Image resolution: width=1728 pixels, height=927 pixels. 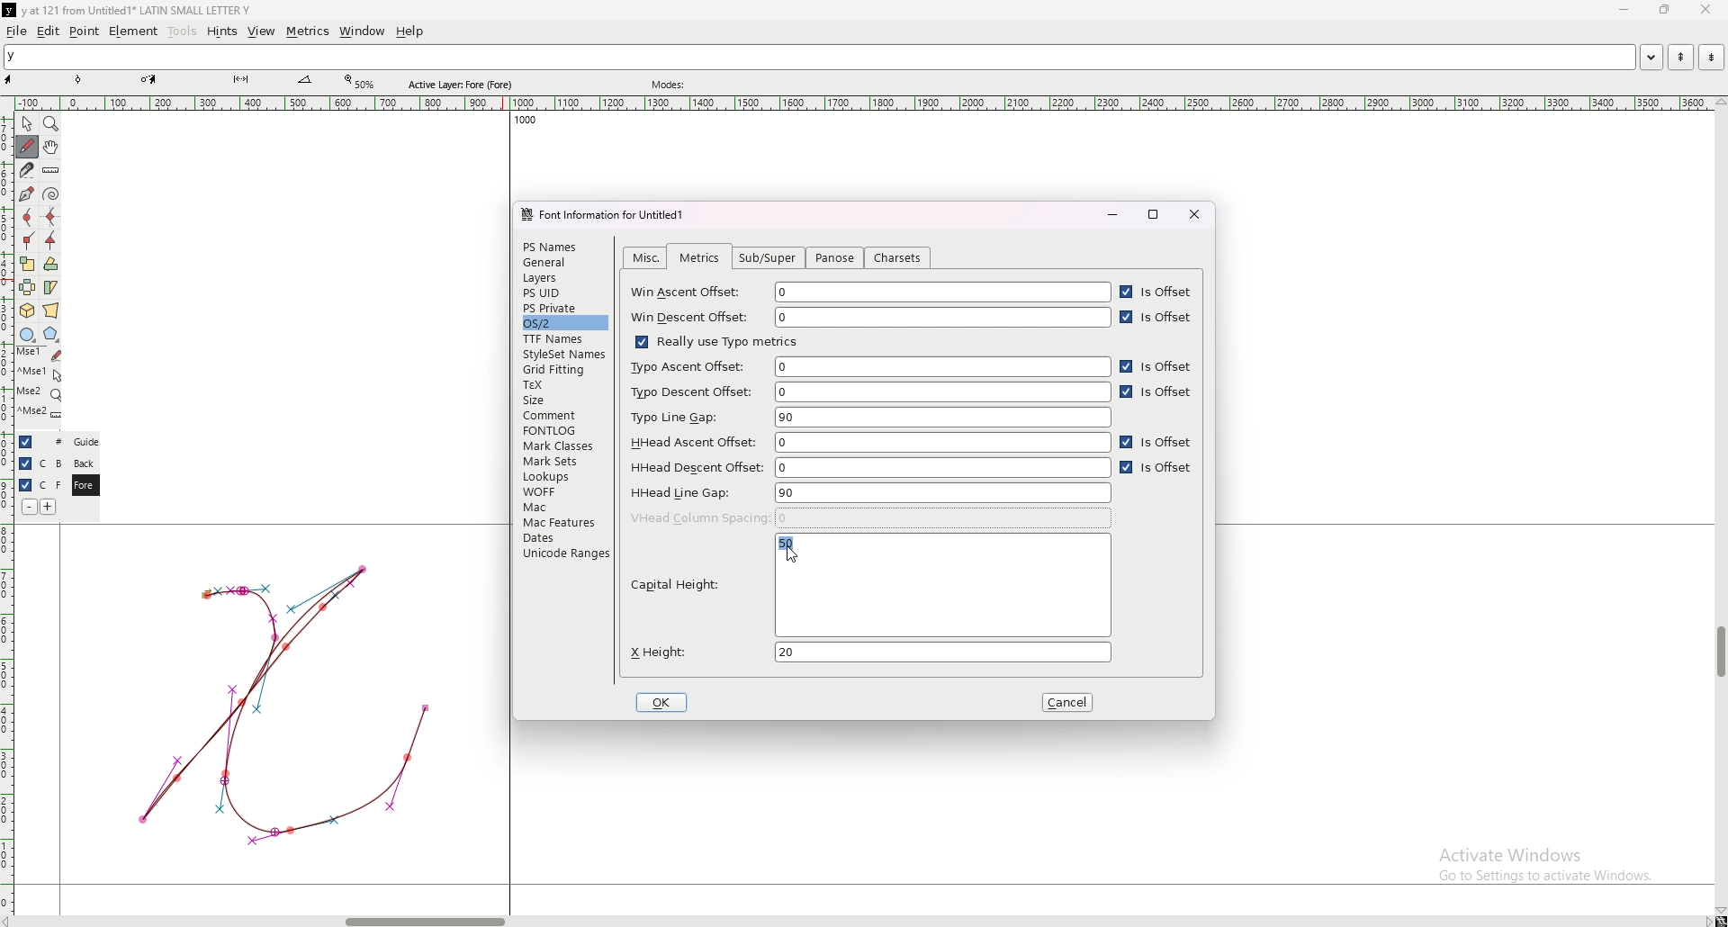 I want to click on is offset, so click(x=1157, y=444).